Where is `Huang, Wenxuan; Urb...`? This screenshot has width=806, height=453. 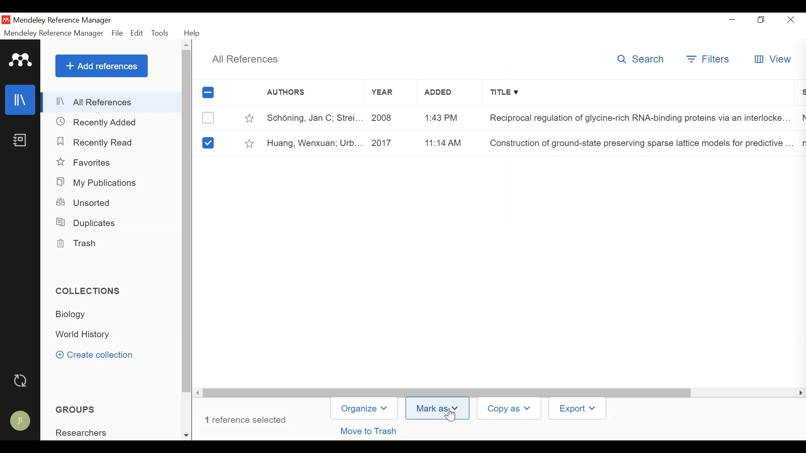
Huang, Wenxuan; Urb... is located at coordinates (316, 145).